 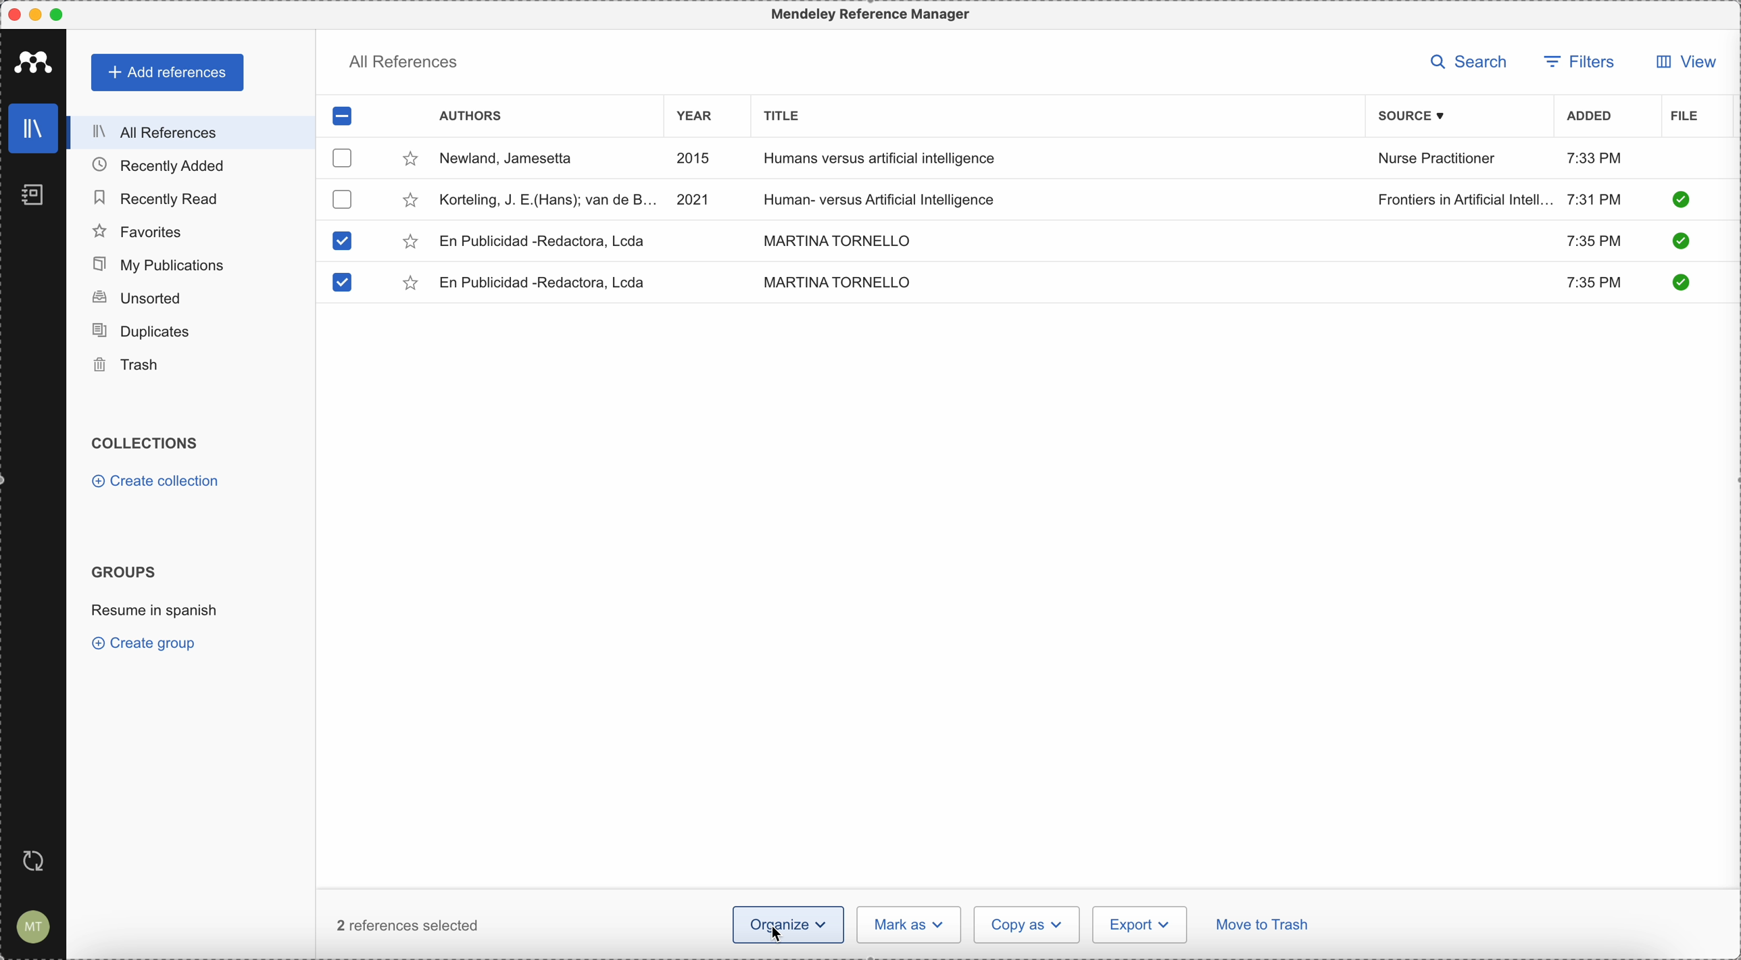 I want to click on account settings, so click(x=30, y=928).